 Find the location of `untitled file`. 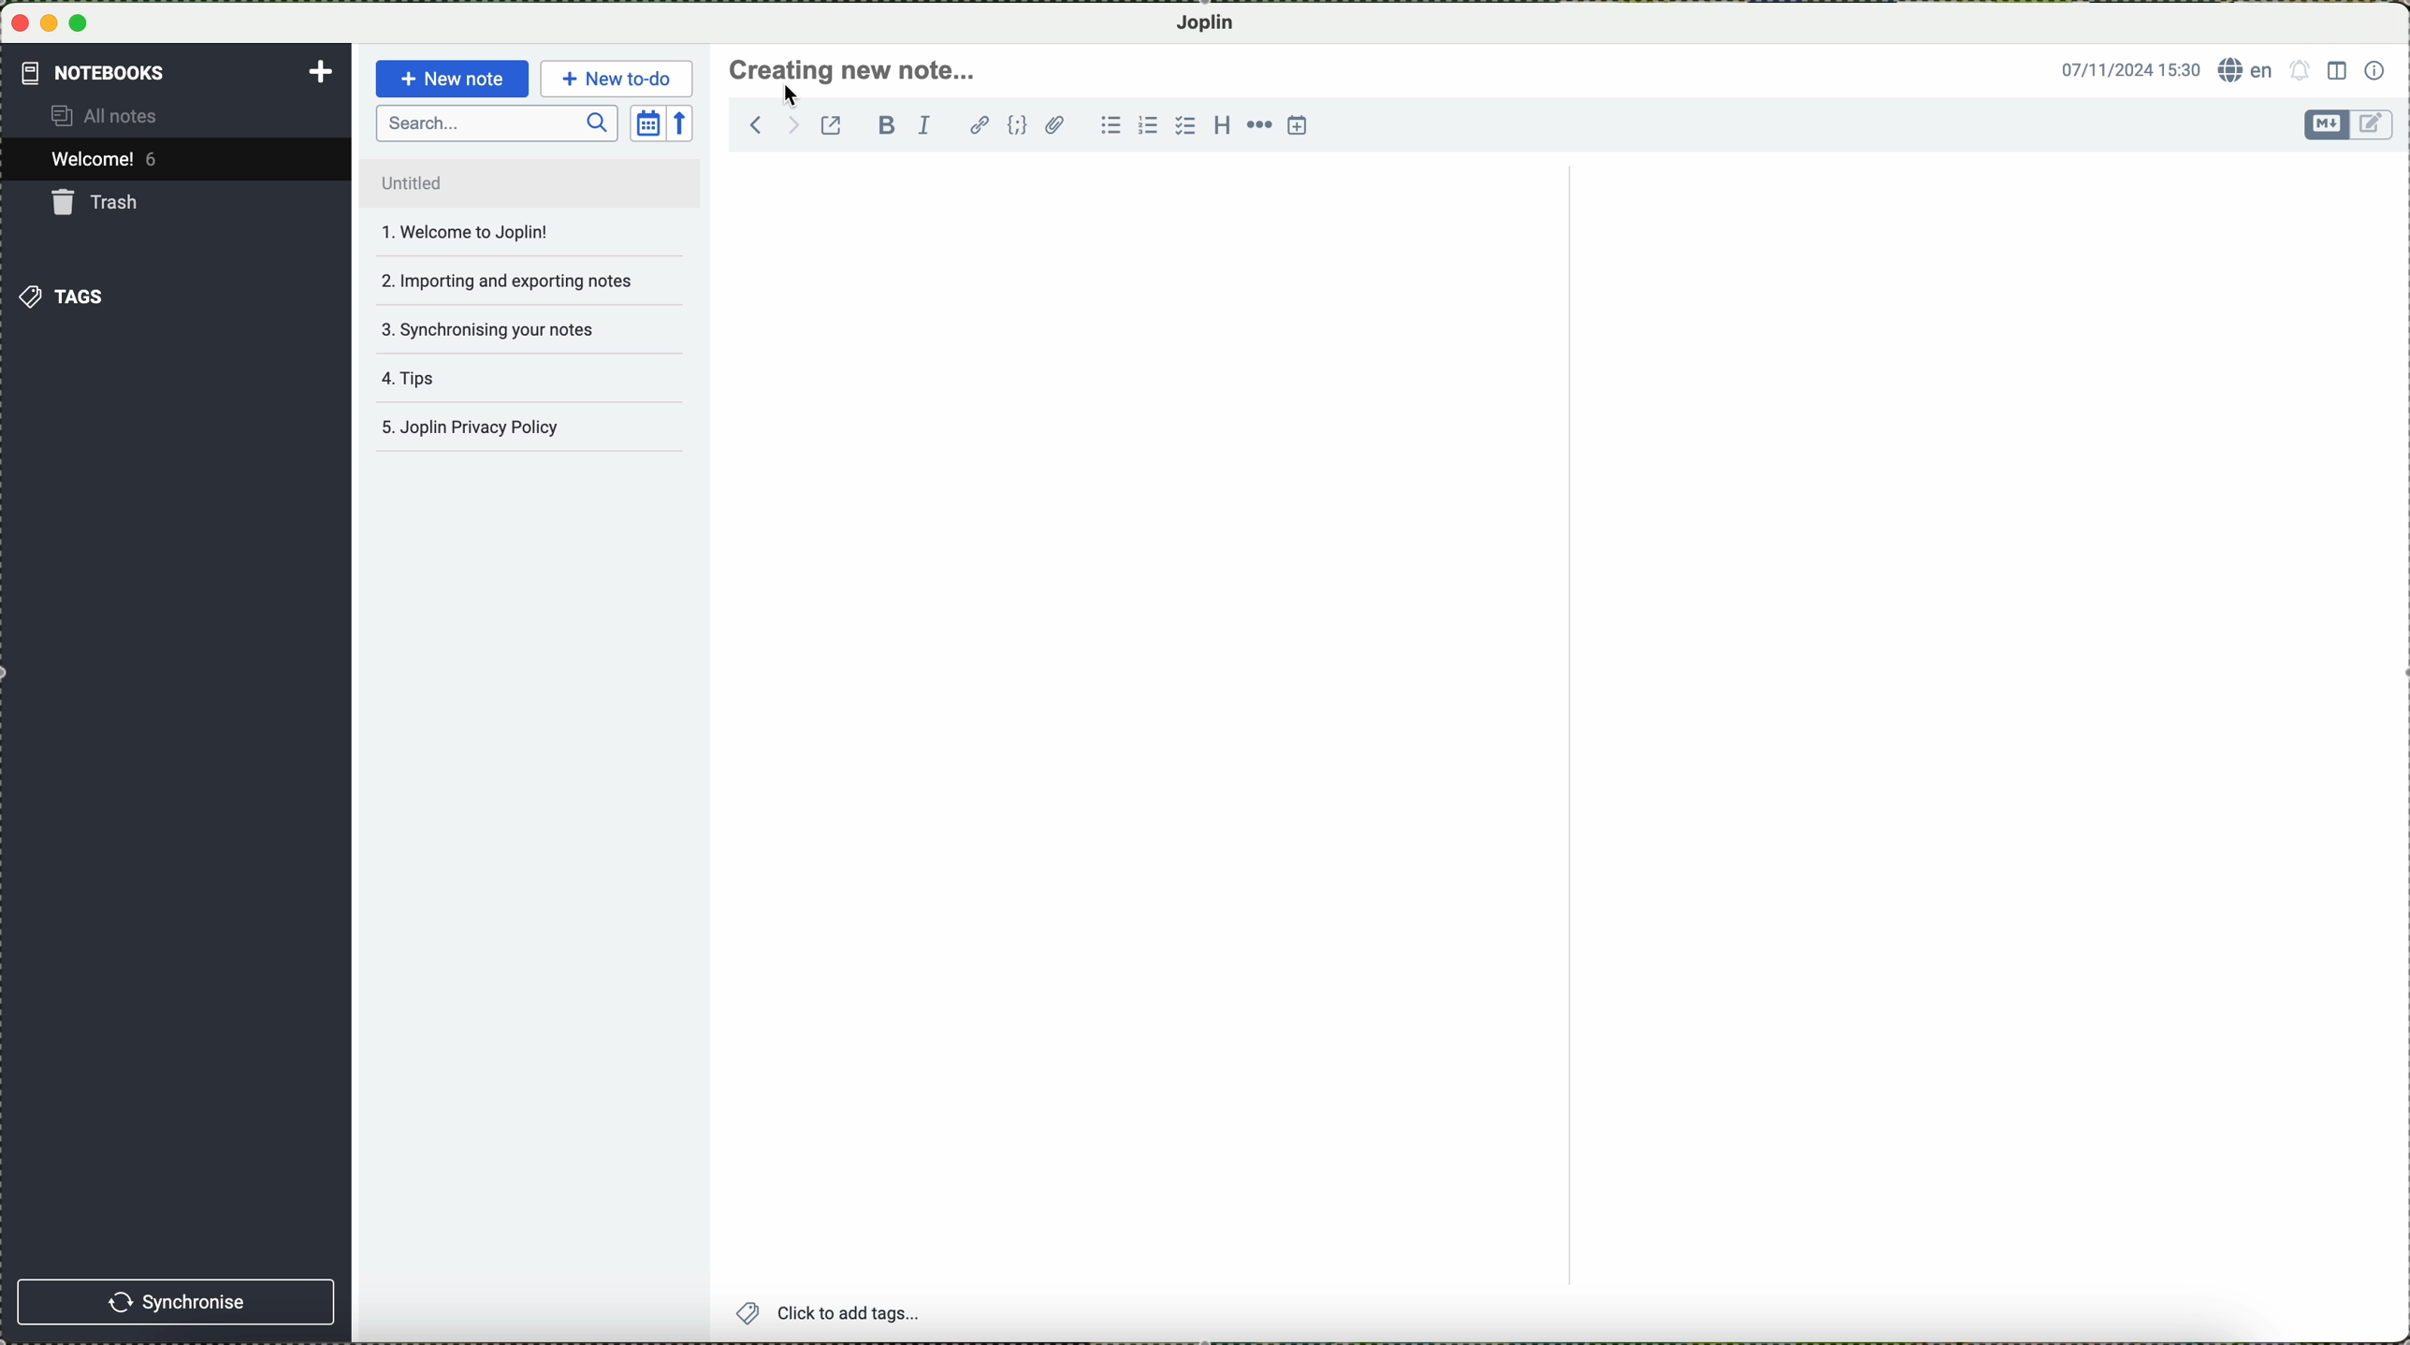

untitled file is located at coordinates (526, 183).